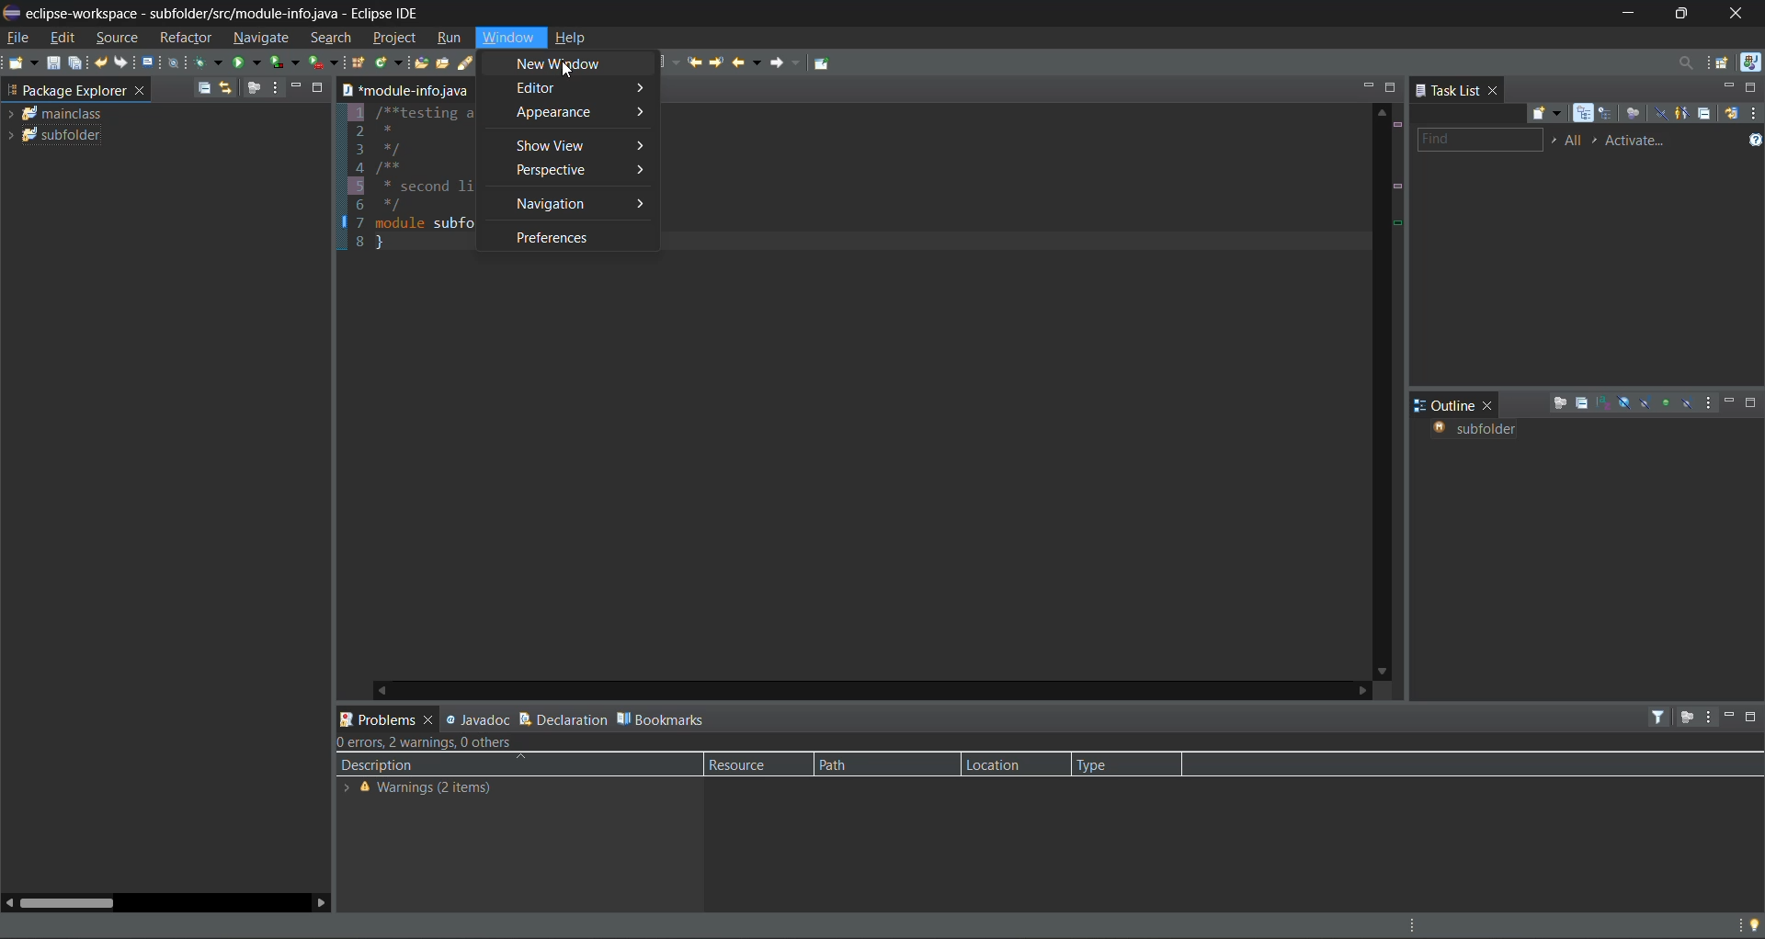  Describe the element at coordinates (61, 137) in the screenshot. I see `module 2` at that location.